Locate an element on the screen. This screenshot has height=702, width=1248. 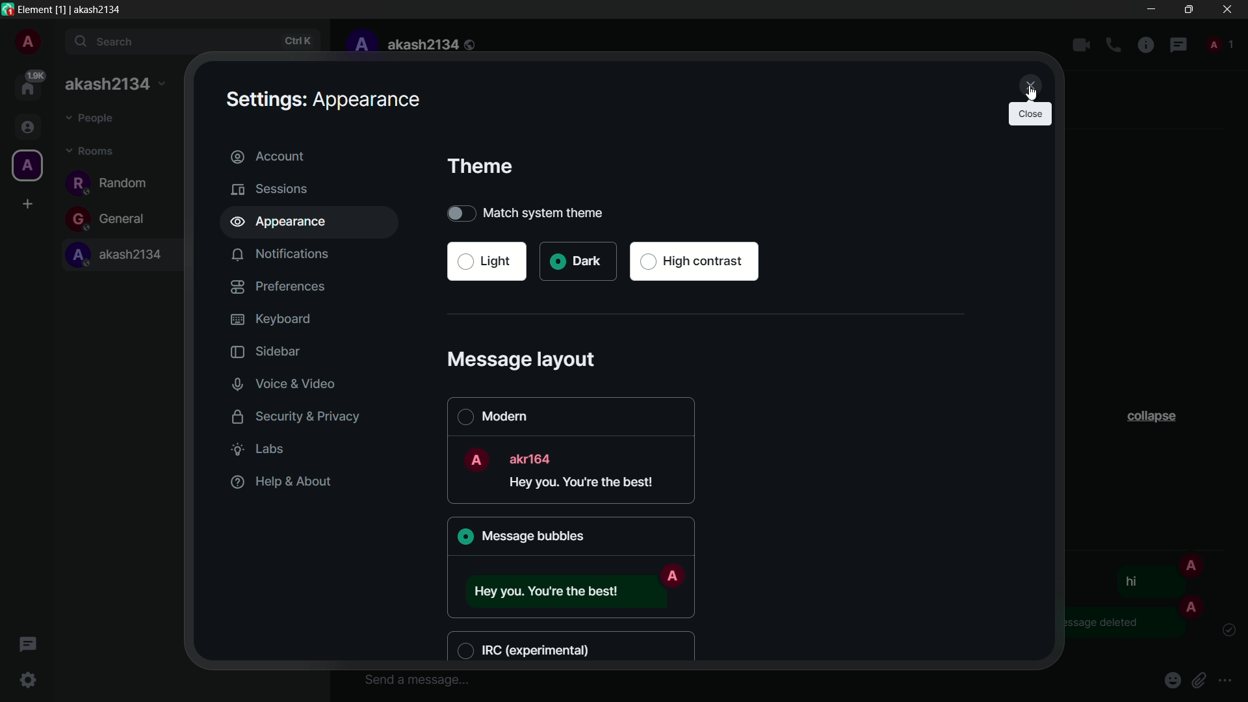
sidebar is located at coordinates (263, 352).